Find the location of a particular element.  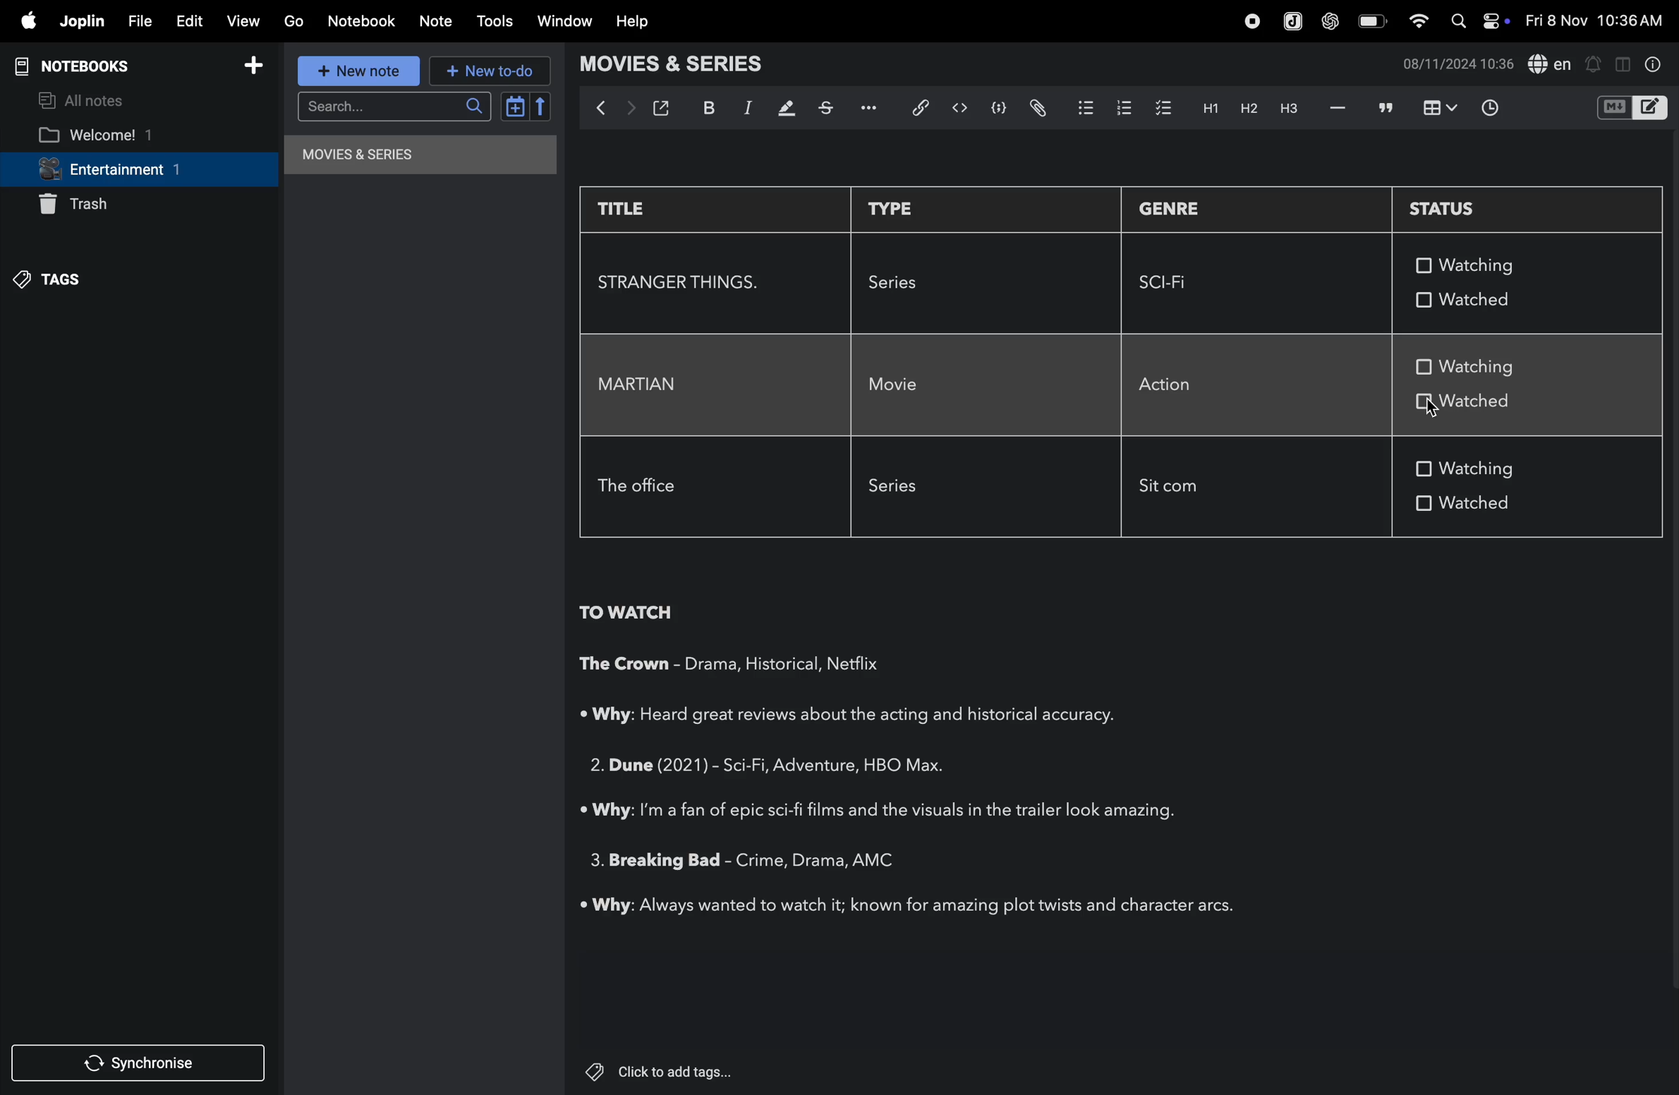

title crown is located at coordinates (625, 667).